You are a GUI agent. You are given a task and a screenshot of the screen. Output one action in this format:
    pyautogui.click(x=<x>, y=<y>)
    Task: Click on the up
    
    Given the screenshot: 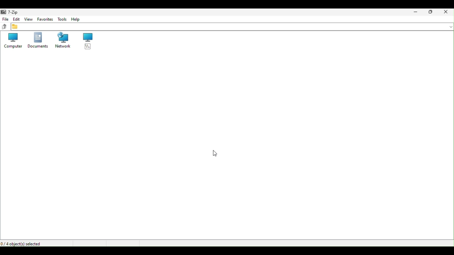 What is the action you would take?
    pyautogui.click(x=5, y=27)
    